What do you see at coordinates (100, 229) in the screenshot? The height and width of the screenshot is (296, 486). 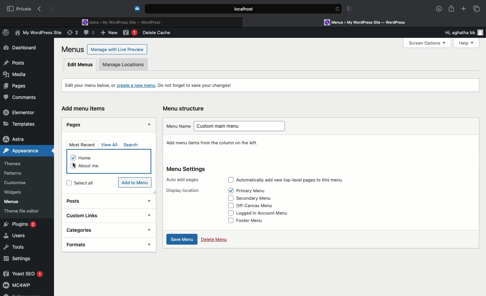 I see `Categories` at bounding box center [100, 229].